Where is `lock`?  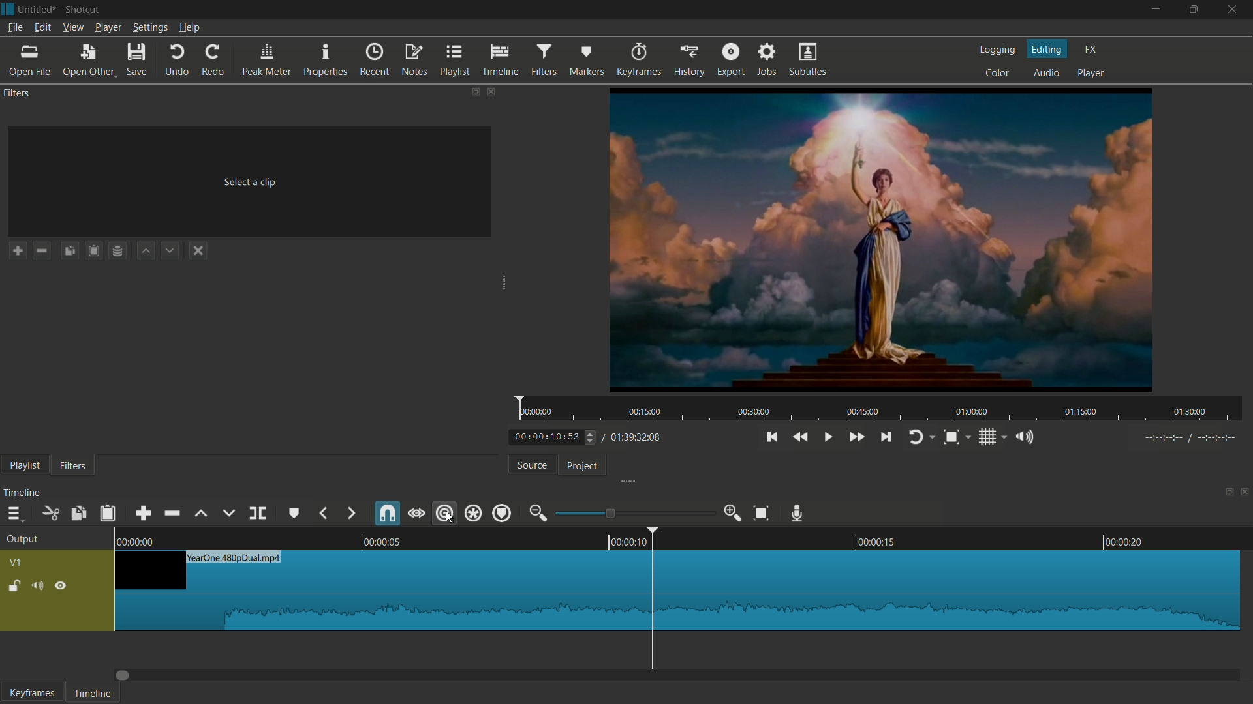
lock is located at coordinates (12, 587).